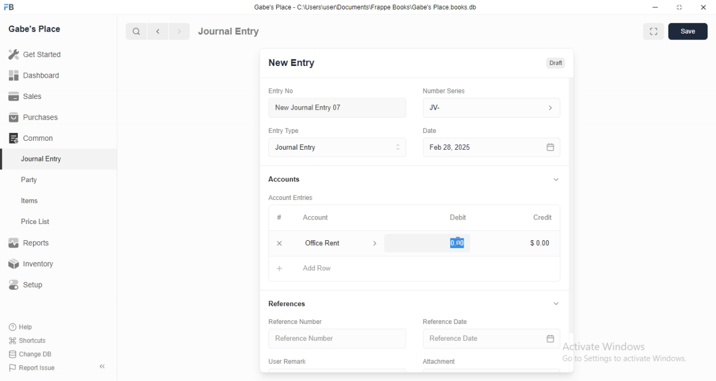 Image resolution: width=716 pixels, height=381 pixels. What do you see at coordinates (431, 130) in the screenshot?
I see `Date` at bounding box center [431, 130].